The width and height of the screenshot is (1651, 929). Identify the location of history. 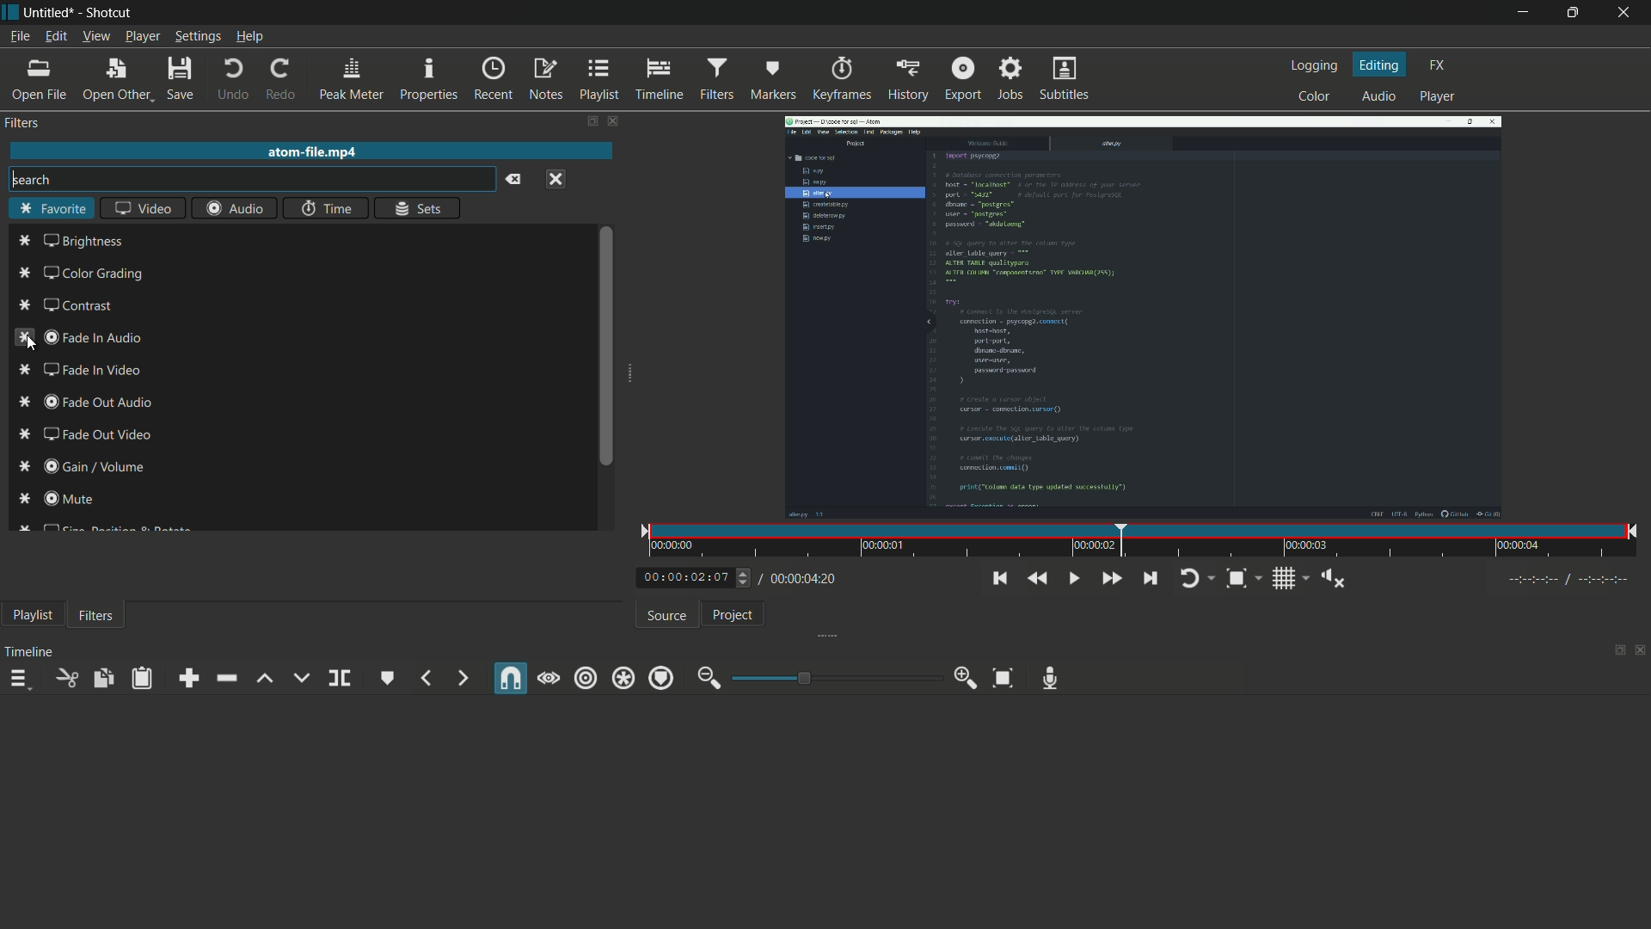
(909, 80).